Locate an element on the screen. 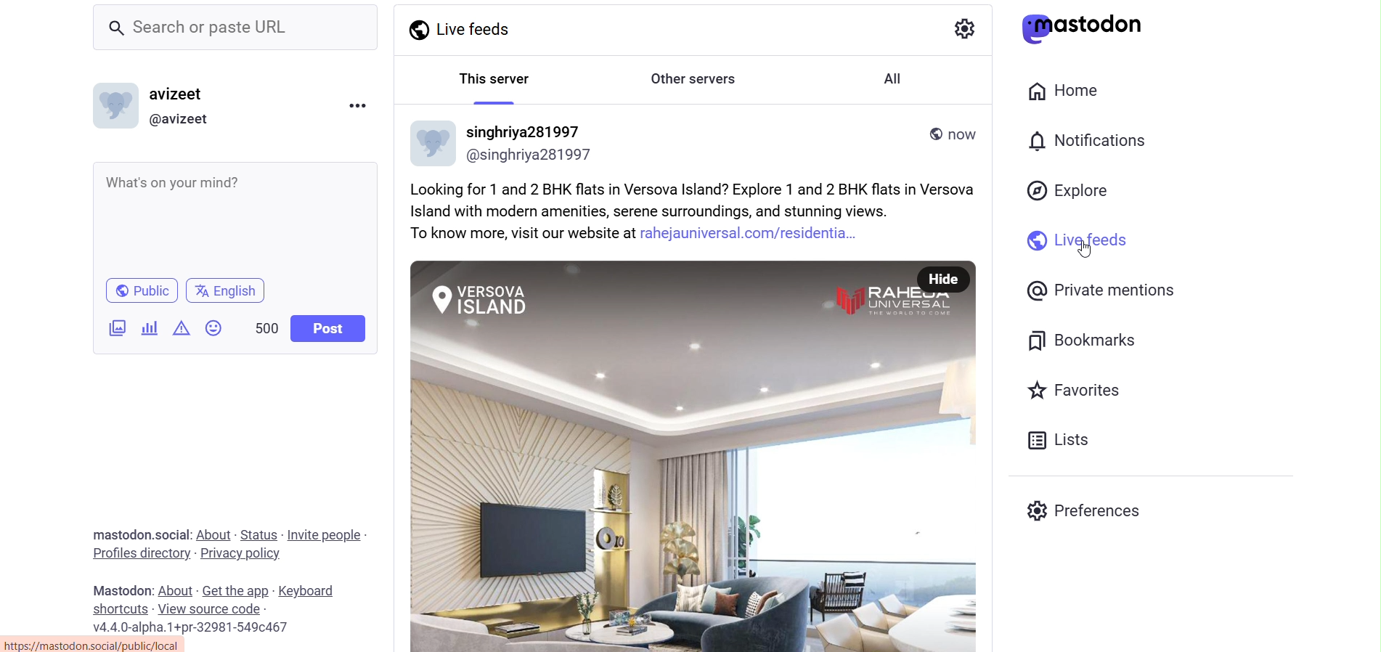  emoji is located at coordinates (213, 329).